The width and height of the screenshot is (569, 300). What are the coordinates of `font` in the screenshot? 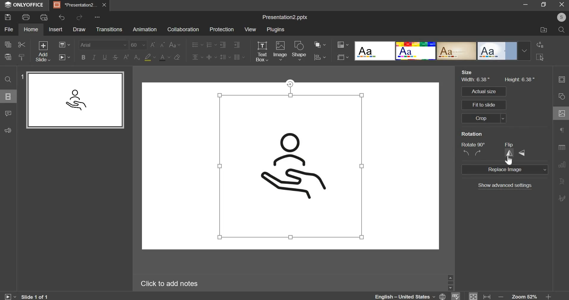 It's located at (103, 45).